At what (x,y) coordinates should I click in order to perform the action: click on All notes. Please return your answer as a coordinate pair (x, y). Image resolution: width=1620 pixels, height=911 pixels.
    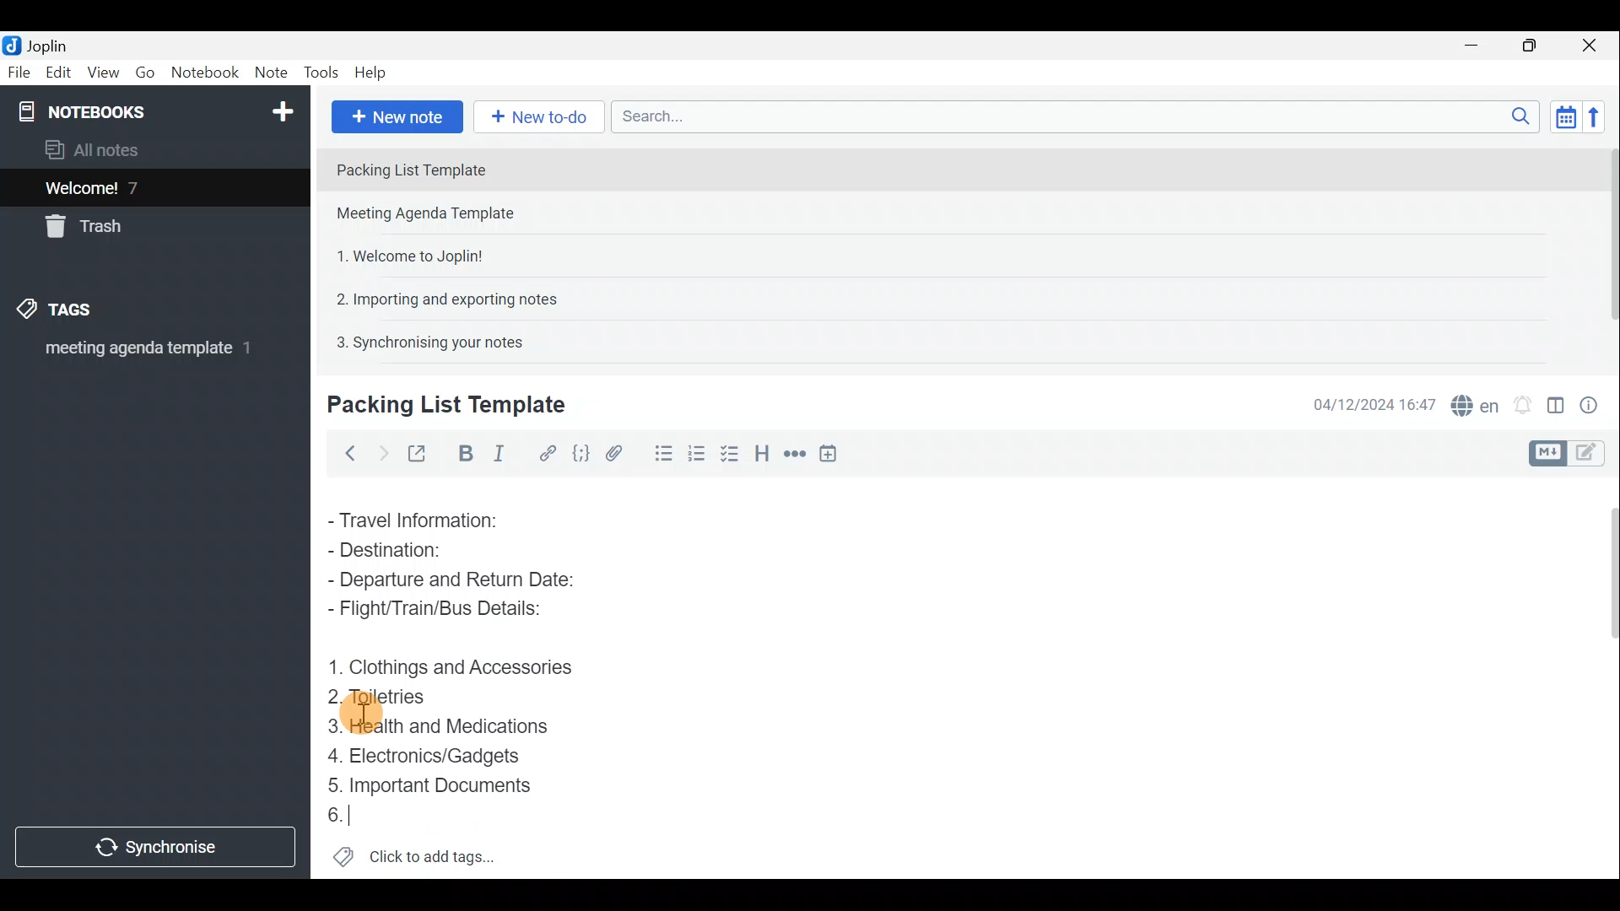
    Looking at the image, I should click on (98, 149).